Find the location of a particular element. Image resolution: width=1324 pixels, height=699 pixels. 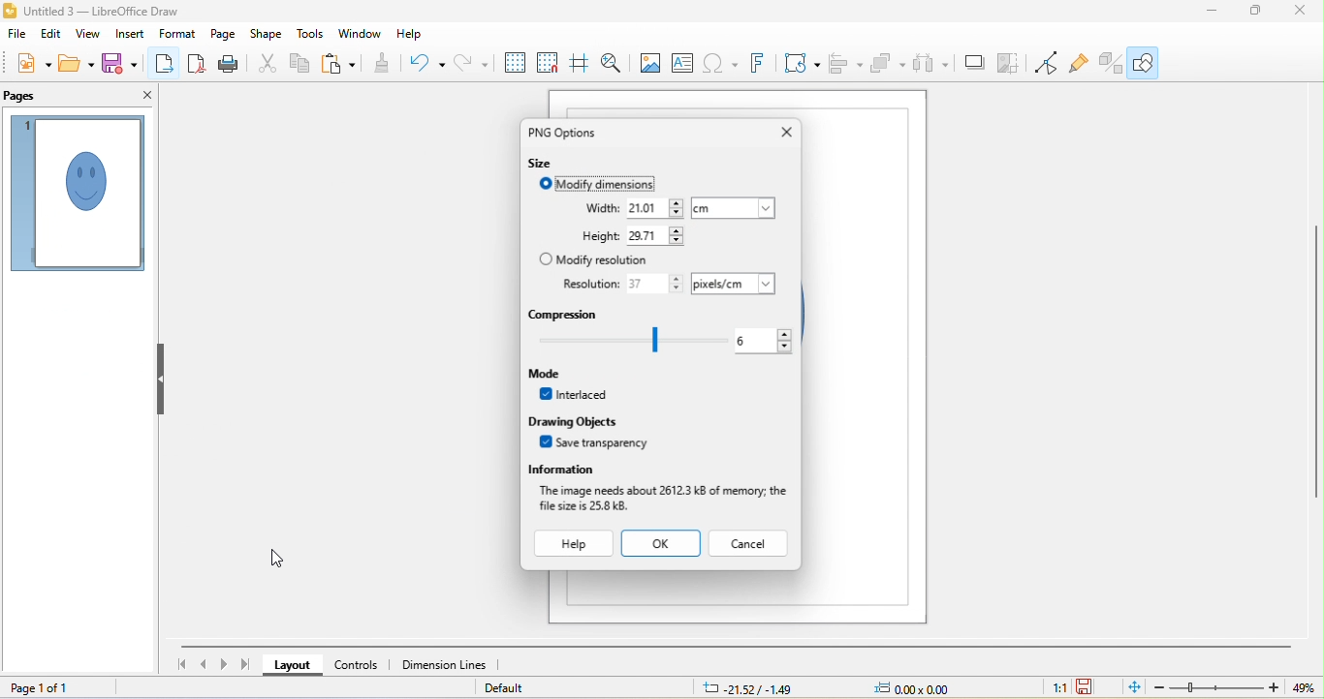

tools is located at coordinates (311, 34).